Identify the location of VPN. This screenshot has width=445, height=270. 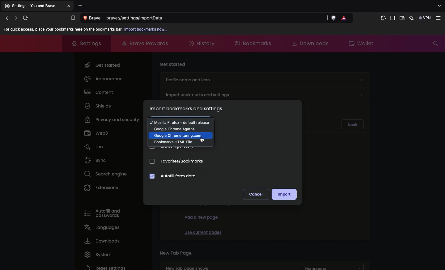
(425, 18).